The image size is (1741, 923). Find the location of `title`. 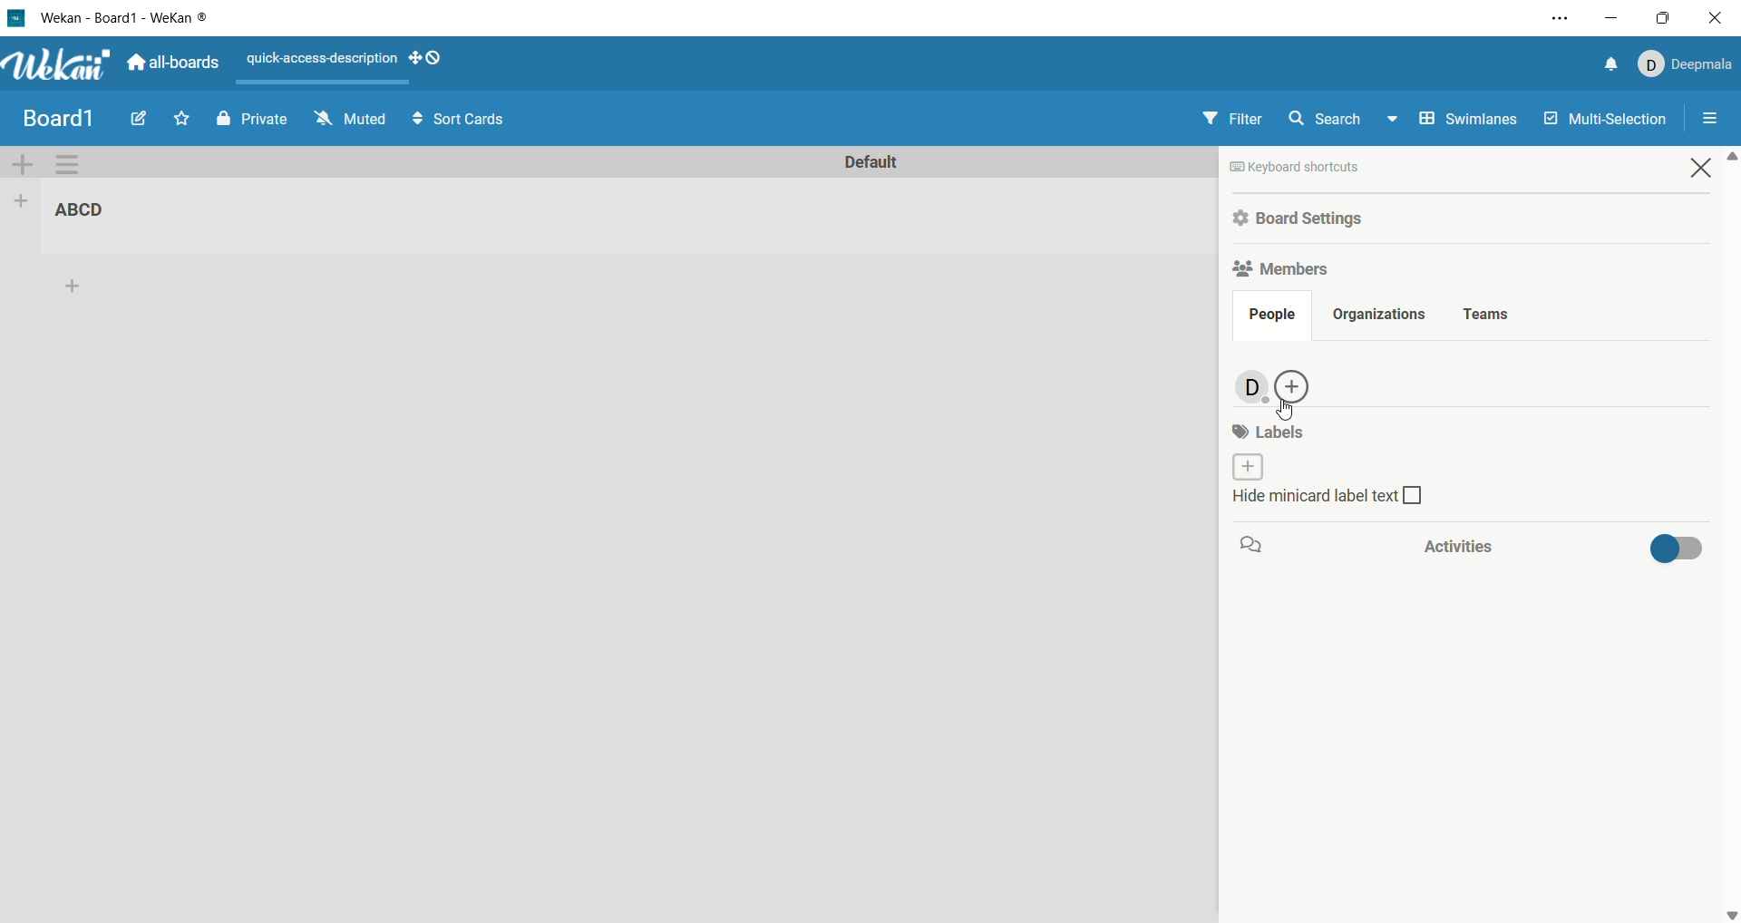

title is located at coordinates (128, 17).